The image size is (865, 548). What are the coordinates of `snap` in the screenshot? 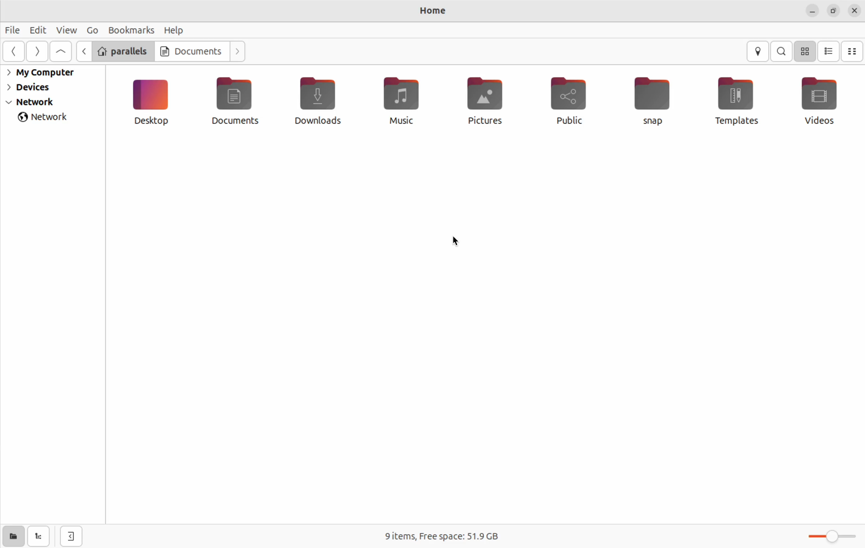 It's located at (655, 101).